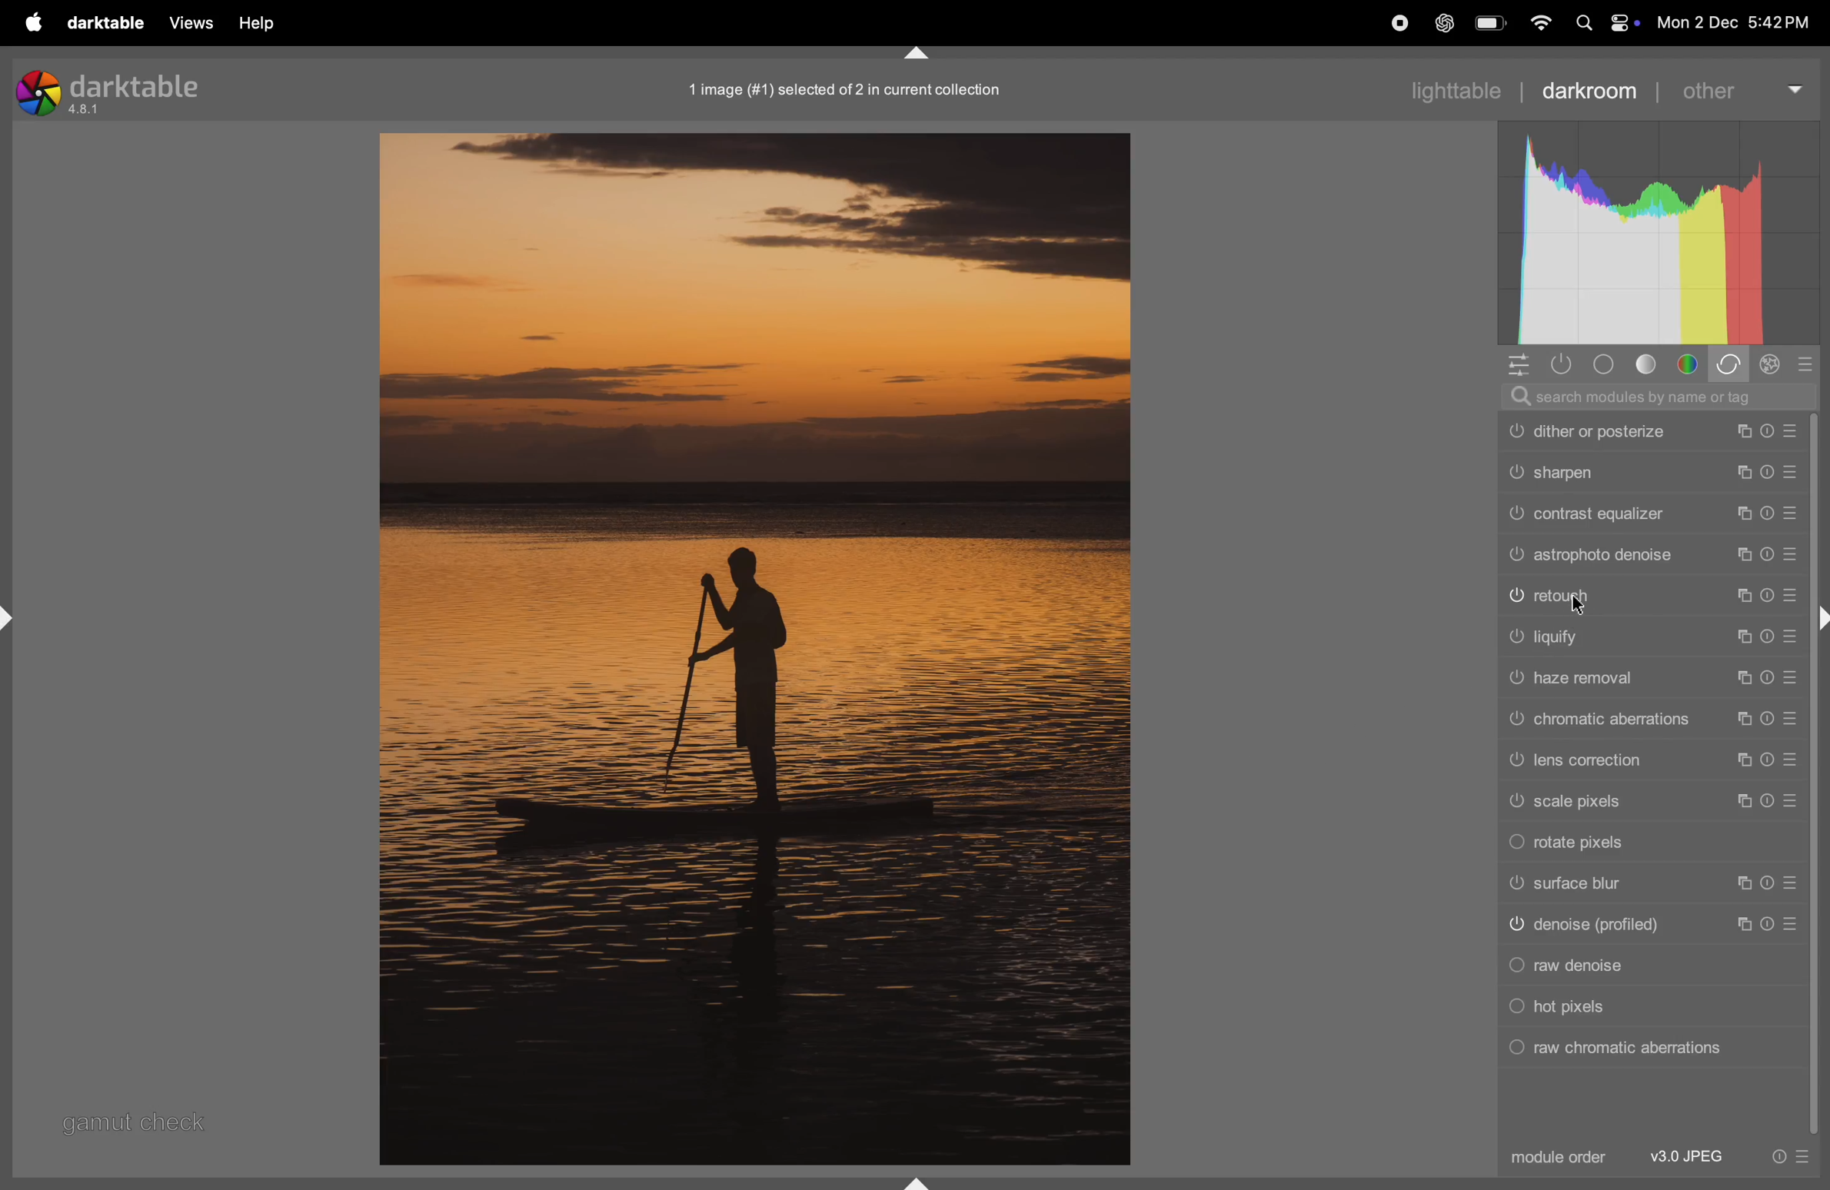 Image resolution: width=1830 pixels, height=1190 pixels. I want to click on rotate pixels, so click(1649, 844).